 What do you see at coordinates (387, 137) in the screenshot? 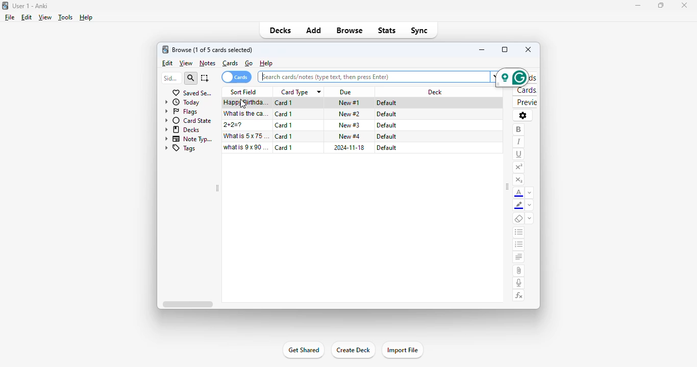
I see `default` at bounding box center [387, 137].